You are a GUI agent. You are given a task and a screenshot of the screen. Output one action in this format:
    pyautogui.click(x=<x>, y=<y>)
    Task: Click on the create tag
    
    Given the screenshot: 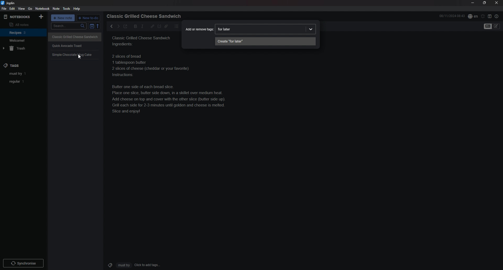 What is the action you would take?
    pyautogui.click(x=265, y=41)
    